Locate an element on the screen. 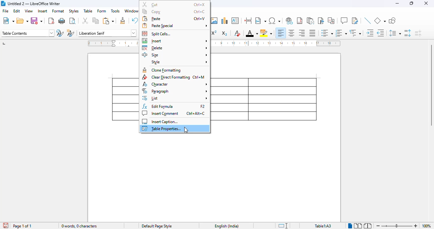  window is located at coordinates (132, 11).